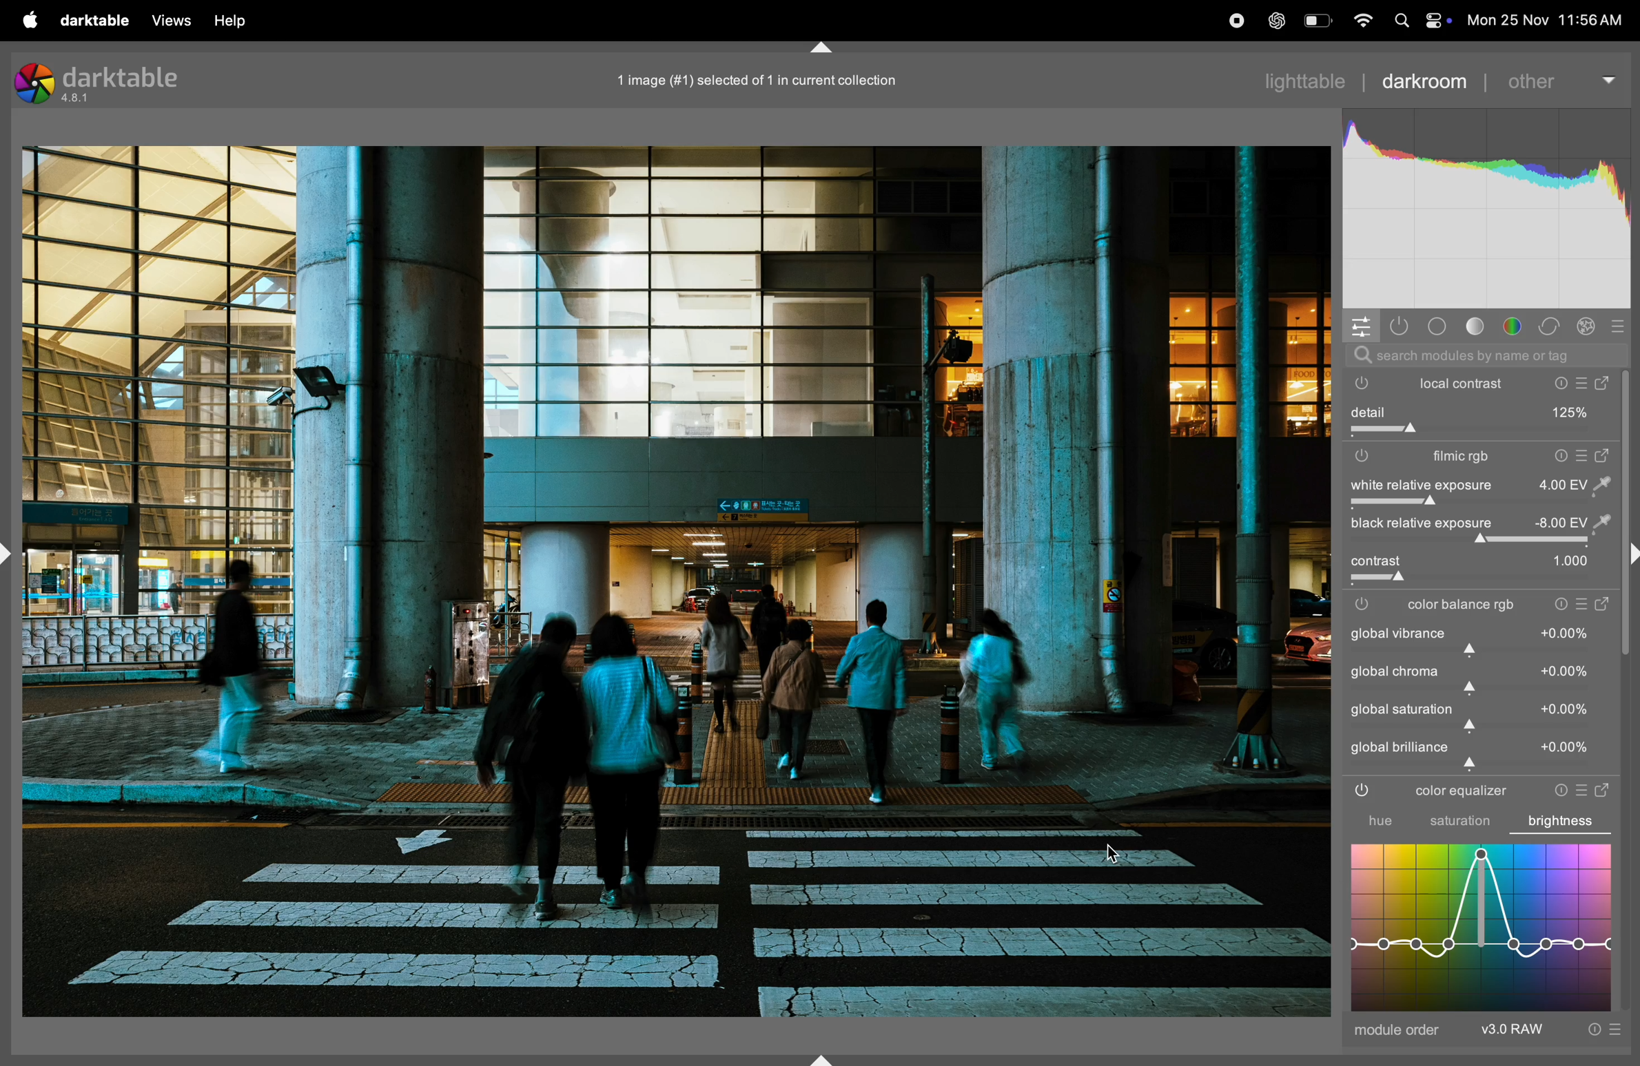 This screenshot has height=1066, width=1640. What do you see at coordinates (1582, 456) in the screenshot?
I see `presets` at bounding box center [1582, 456].